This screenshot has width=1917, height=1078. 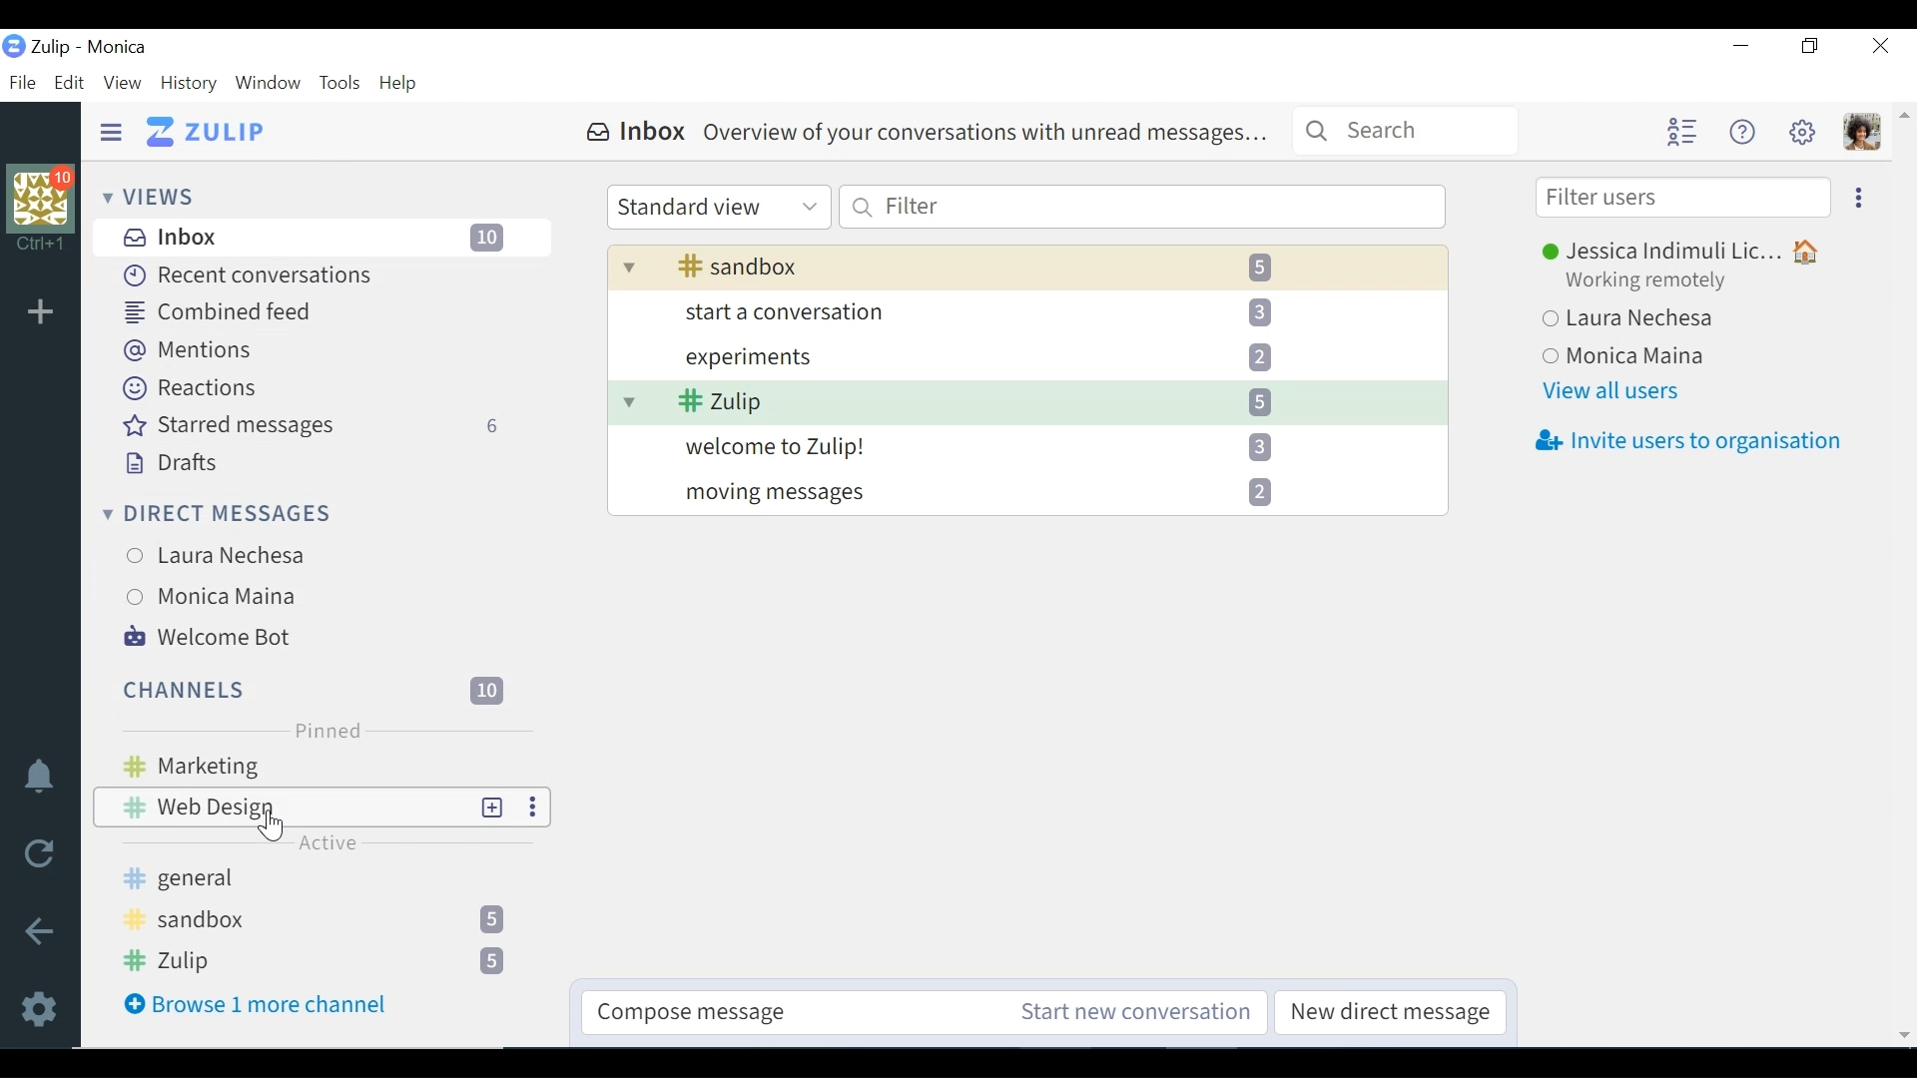 I want to click on Cursor, so click(x=269, y=828).